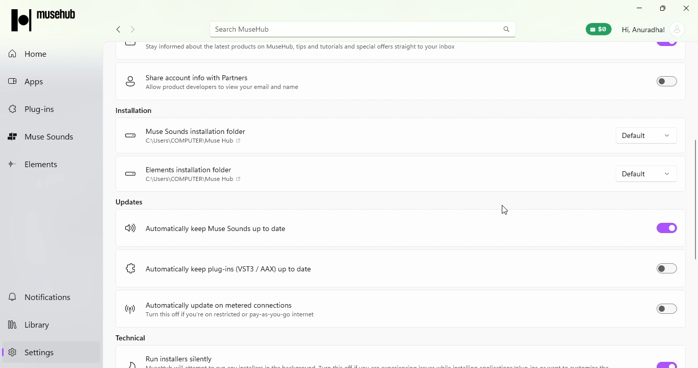  What do you see at coordinates (666, 228) in the screenshot?
I see `Toggle` at bounding box center [666, 228].